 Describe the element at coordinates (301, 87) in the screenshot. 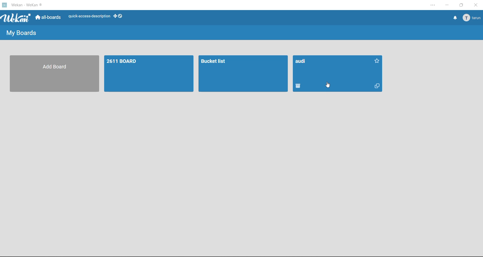

I see `delete` at that location.